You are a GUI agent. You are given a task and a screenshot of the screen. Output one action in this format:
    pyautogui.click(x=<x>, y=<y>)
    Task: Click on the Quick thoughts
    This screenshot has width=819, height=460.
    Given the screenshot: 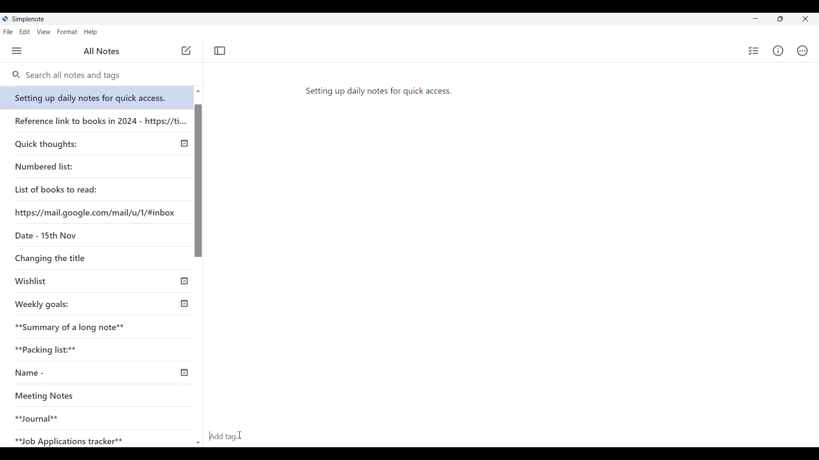 What is the action you would take?
    pyautogui.click(x=70, y=143)
    